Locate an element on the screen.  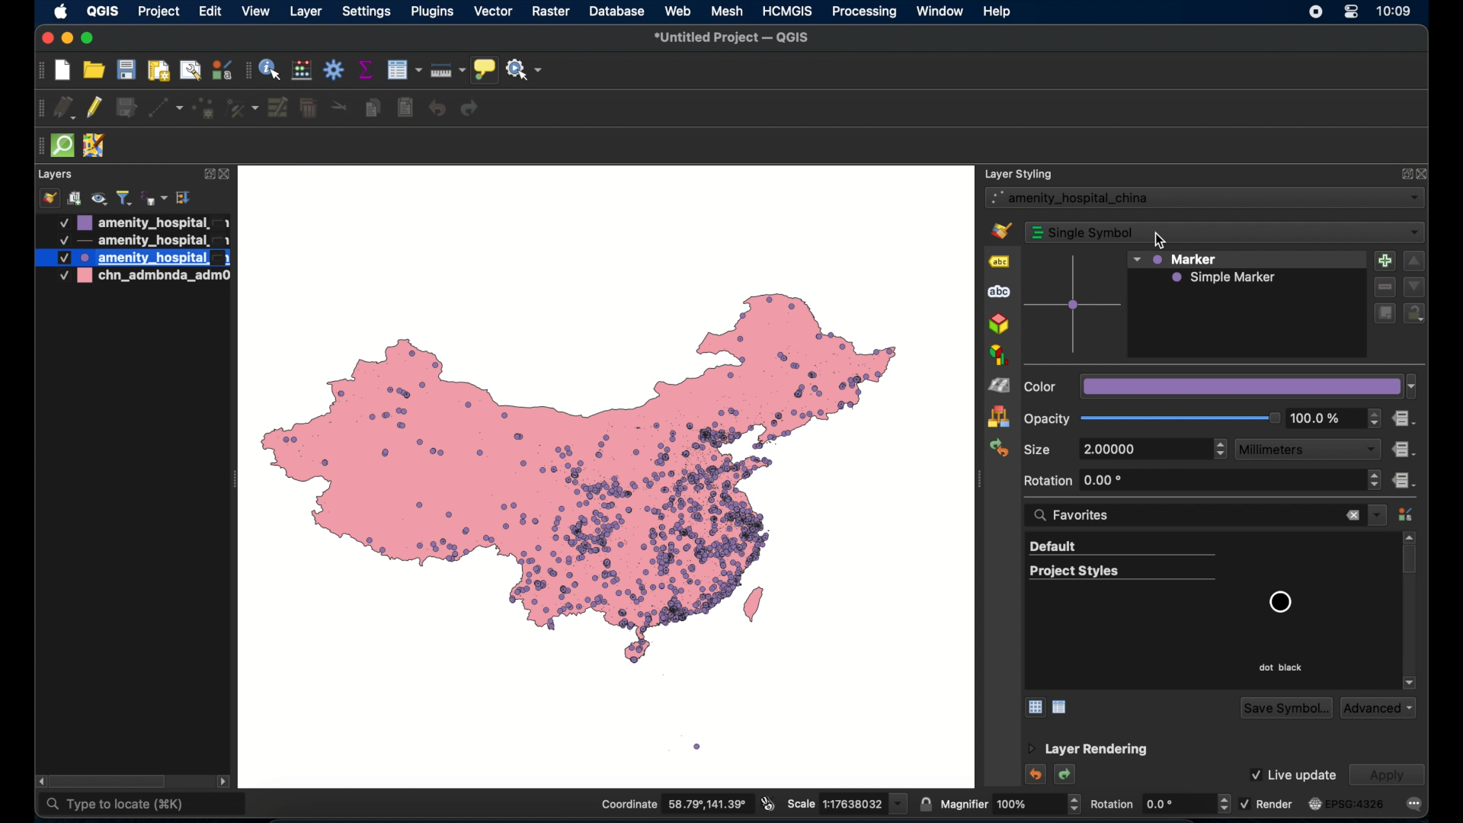
scroll left arrow is located at coordinates (37, 780).